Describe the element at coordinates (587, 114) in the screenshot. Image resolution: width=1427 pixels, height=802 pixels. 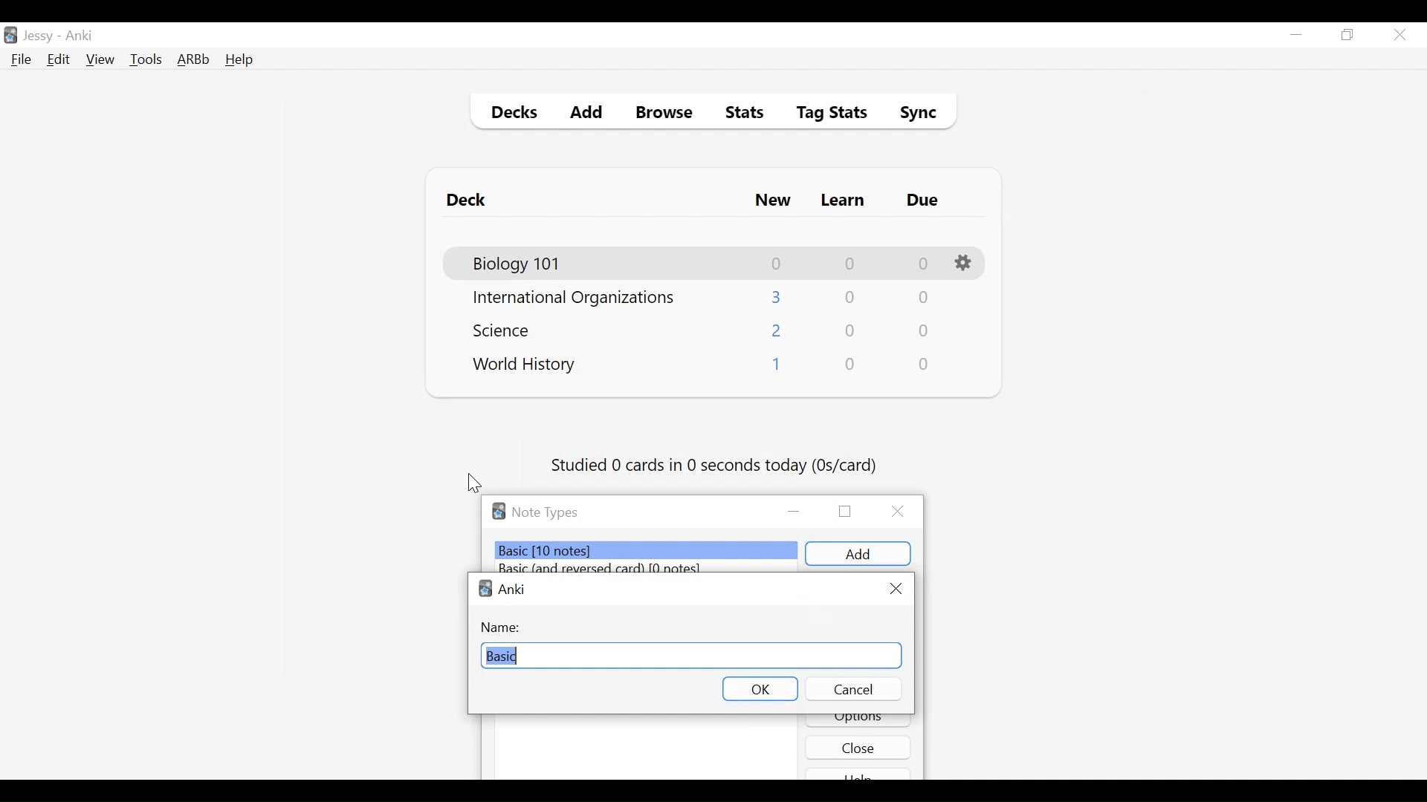
I see `Add` at that location.